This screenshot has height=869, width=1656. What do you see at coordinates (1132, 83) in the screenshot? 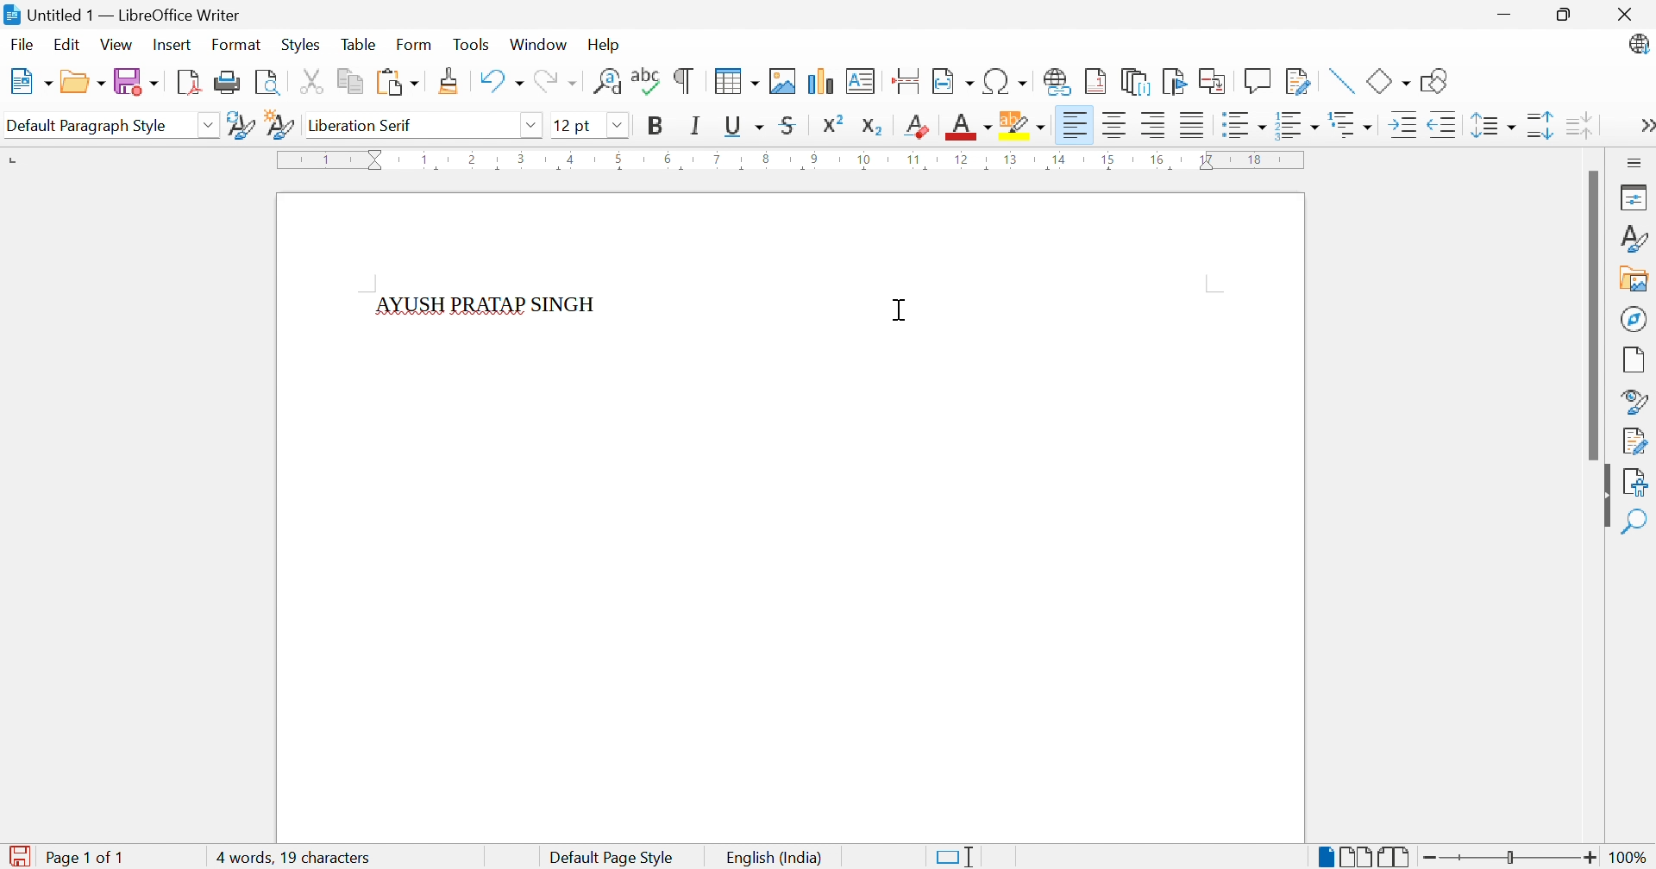
I see `Insert Endnote` at bounding box center [1132, 83].